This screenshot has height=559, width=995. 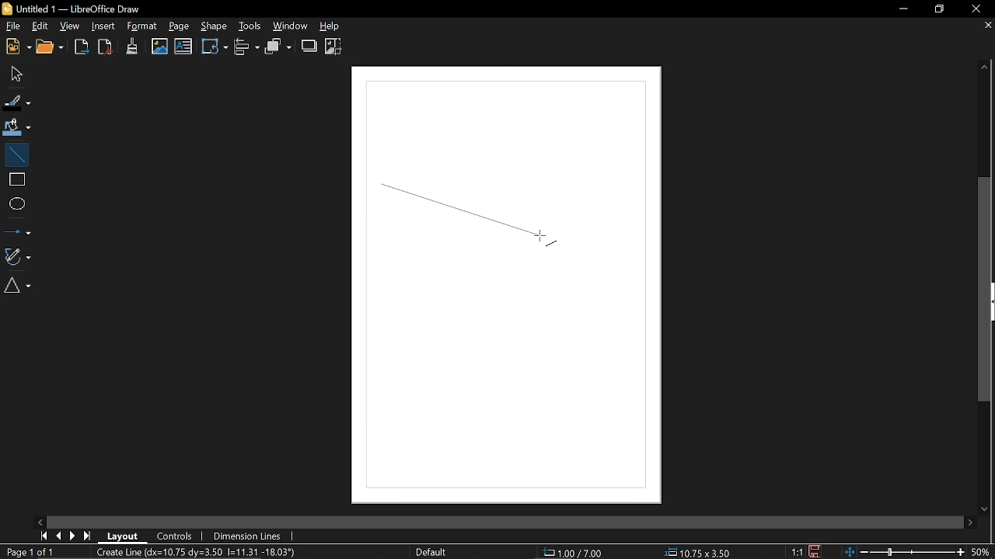 What do you see at coordinates (983, 552) in the screenshot?
I see `Current zoom` at bounding box center [983, 552].